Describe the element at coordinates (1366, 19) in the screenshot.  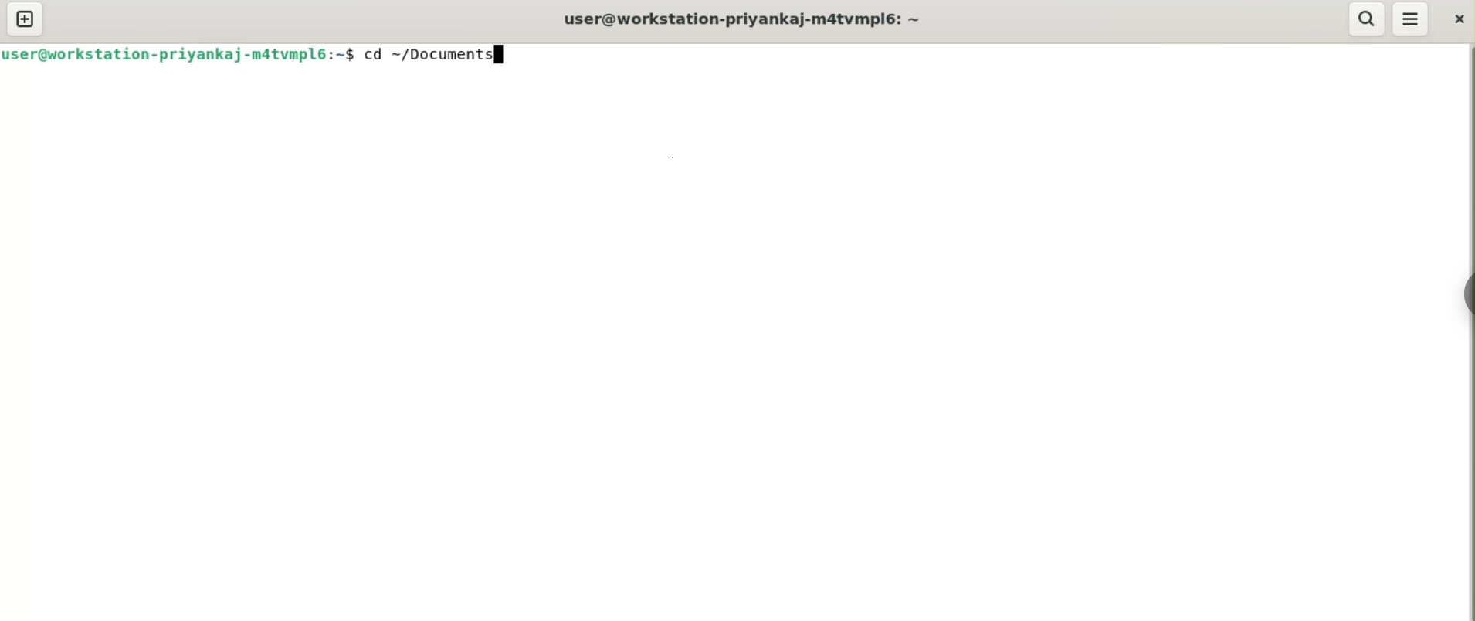
I see `search` at that location.